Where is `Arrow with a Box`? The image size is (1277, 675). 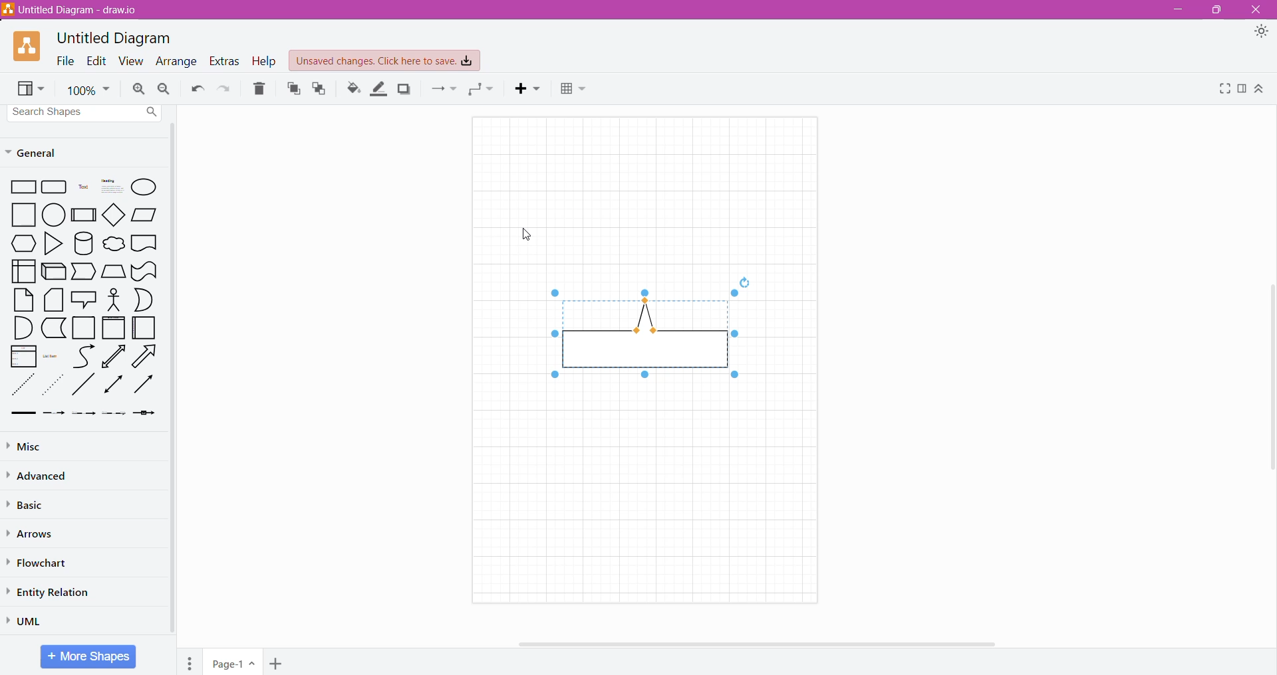 Arrow with a Box is located at coordinates (145, 413).